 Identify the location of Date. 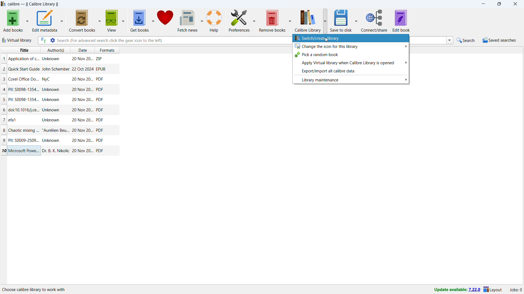
(83, 130).